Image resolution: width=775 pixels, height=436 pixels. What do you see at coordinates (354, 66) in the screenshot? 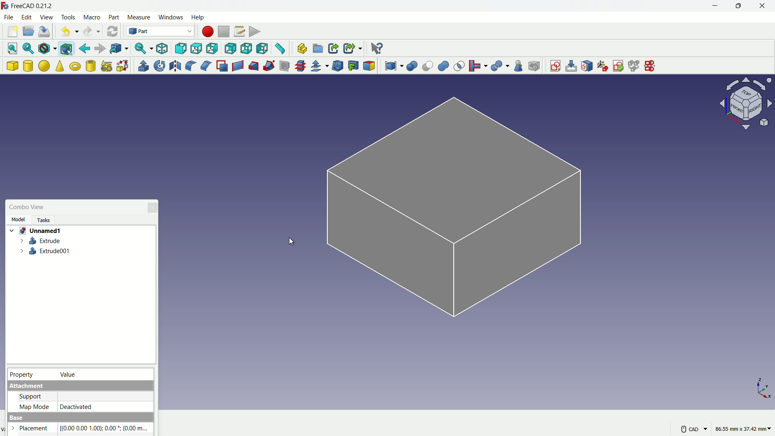
I see `projection` at bounding box center [354, 66].